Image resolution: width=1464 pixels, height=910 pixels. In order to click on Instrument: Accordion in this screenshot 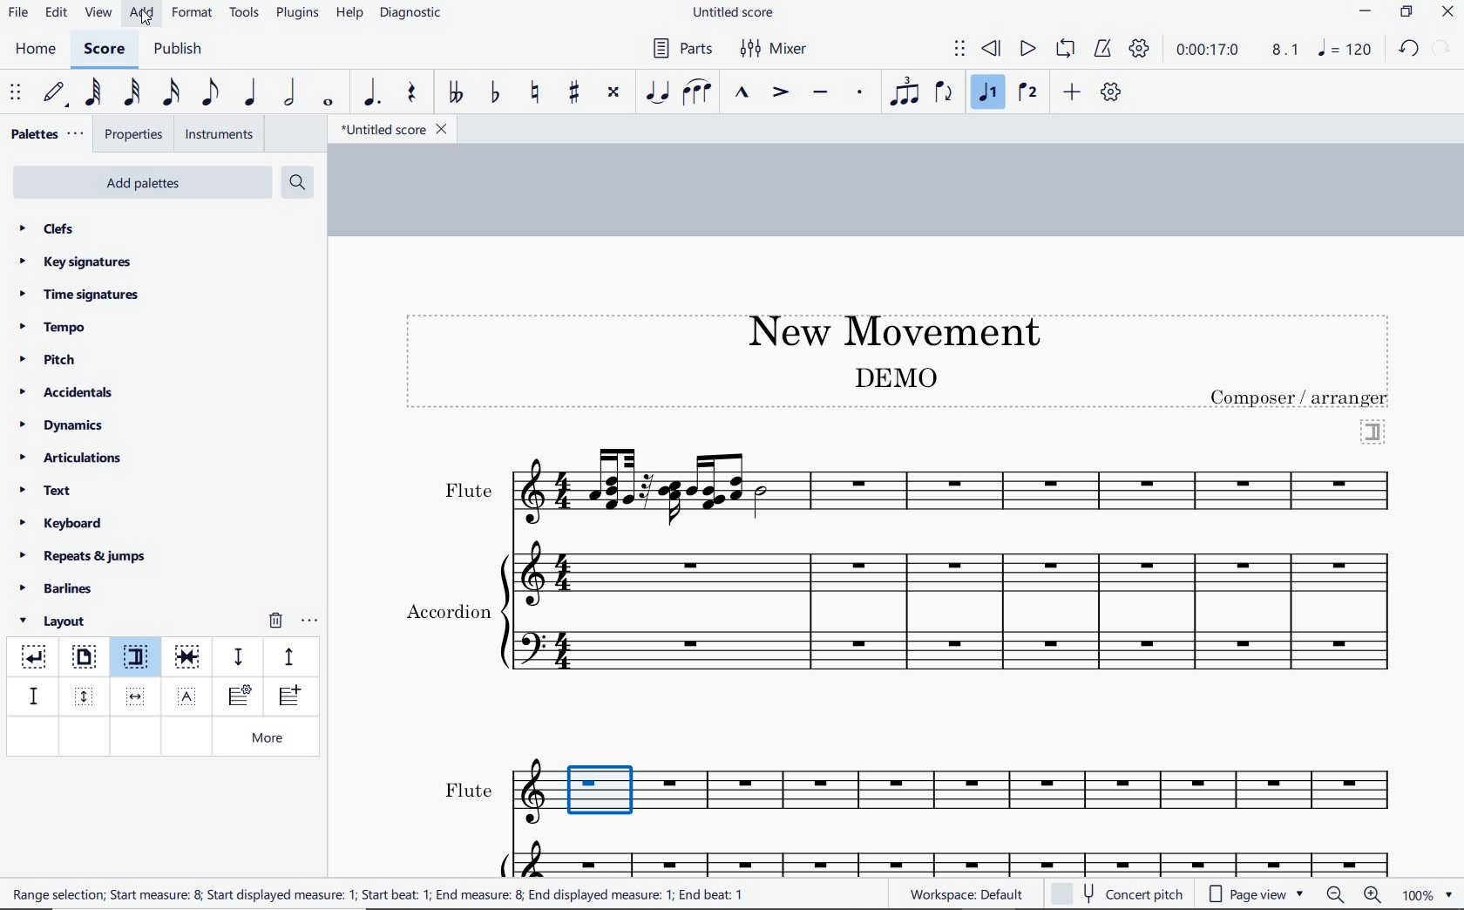, I will do `click(956, 612)`.